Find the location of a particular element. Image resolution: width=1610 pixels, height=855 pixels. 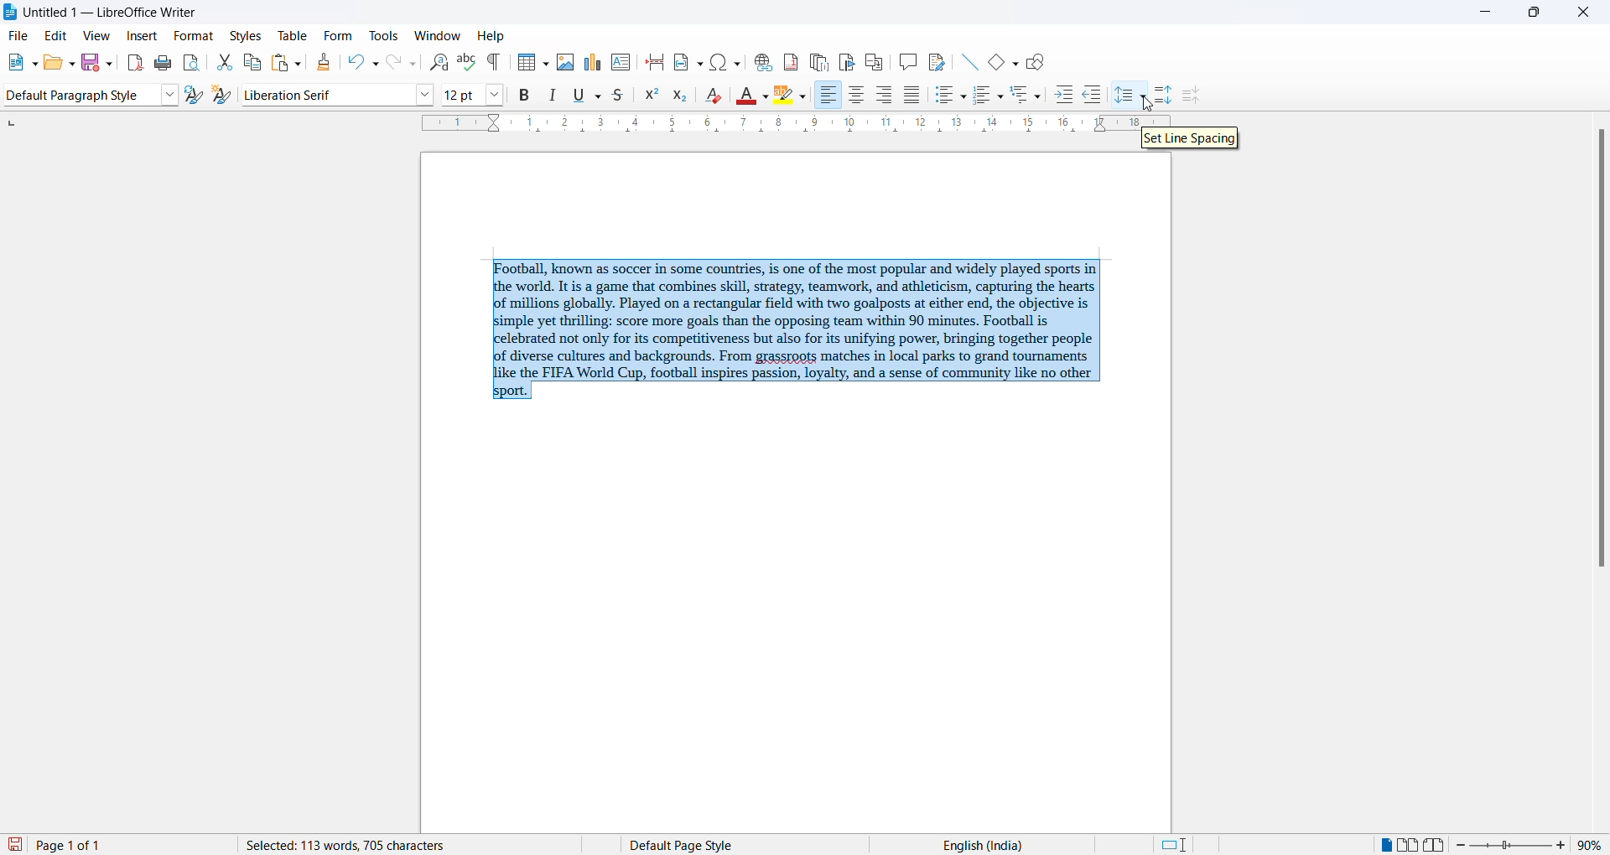

page style is located at coordinates (699, 846).